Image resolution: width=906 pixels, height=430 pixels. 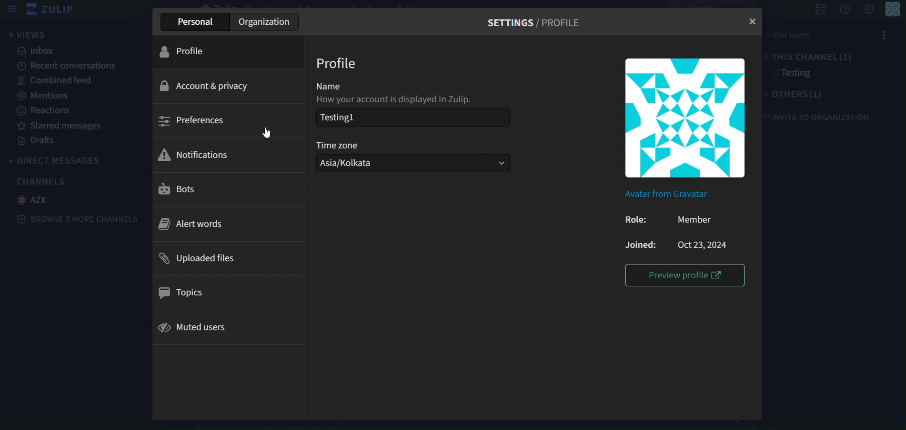 I want to click on Avatar from Gravatat, so click(x=664, y=193).